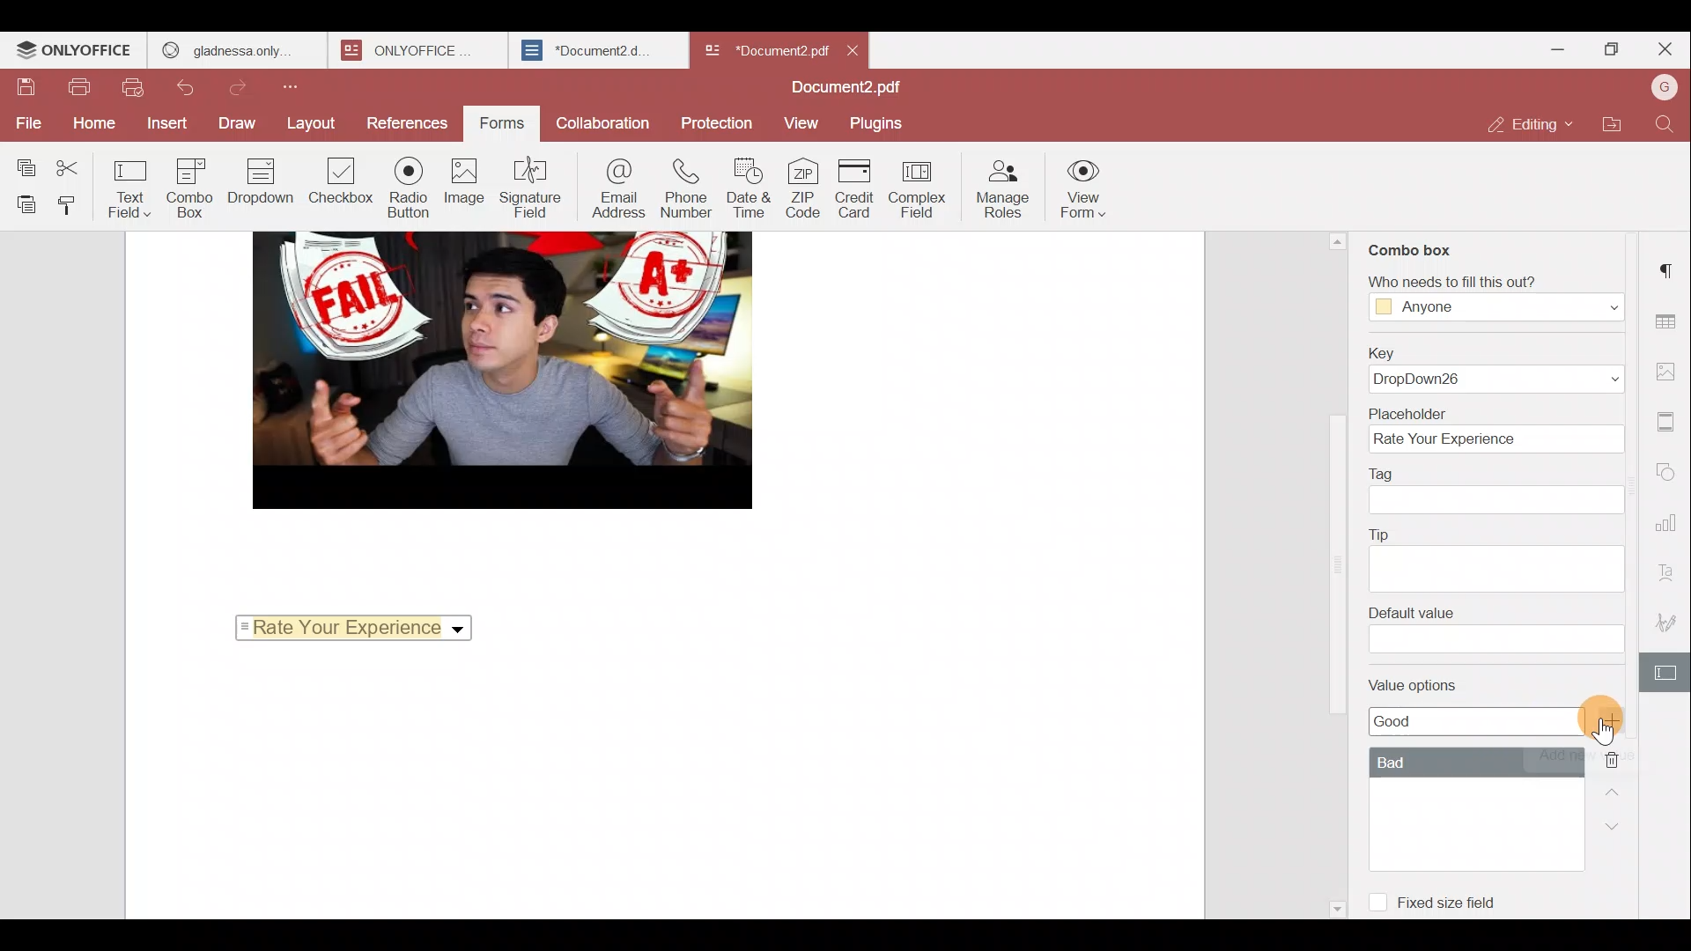 The width and height of the screenshot is (1691, 951). What do you see at coordinates (190, 87) in the screenshot?
I see `Undo` at bounding box center [190, 87].